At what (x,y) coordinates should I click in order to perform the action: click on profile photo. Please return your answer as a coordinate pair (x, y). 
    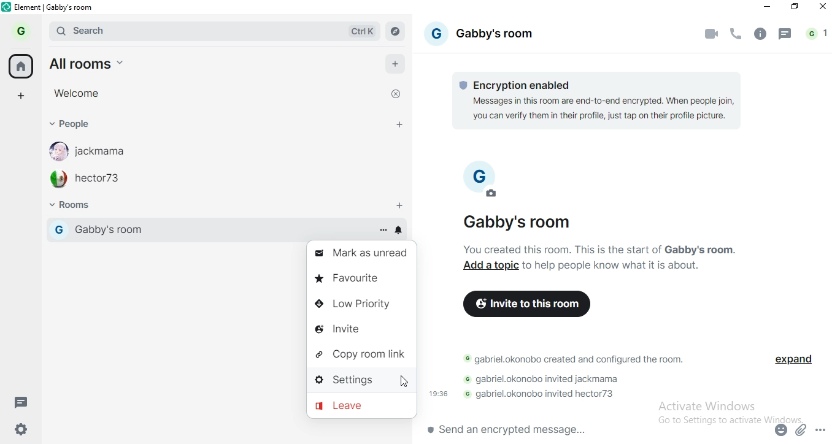
    Looking at the image, I should click on (486, 183).